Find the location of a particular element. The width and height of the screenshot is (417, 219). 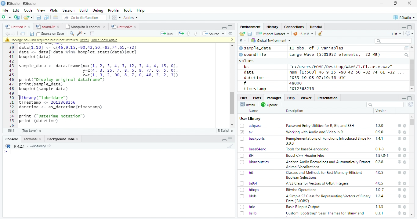

Plots is located at coordinates (257, 98).